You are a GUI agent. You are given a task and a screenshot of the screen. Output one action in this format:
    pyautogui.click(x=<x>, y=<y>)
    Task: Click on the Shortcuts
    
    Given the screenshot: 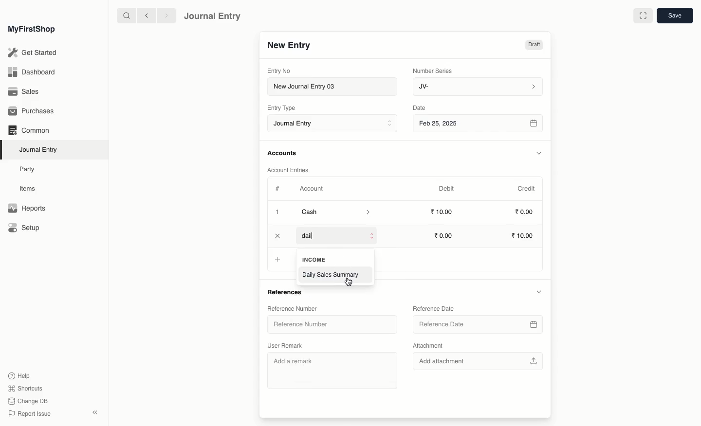 What is the action you would take?
    pyautogui.click(x=24, y=388)
    